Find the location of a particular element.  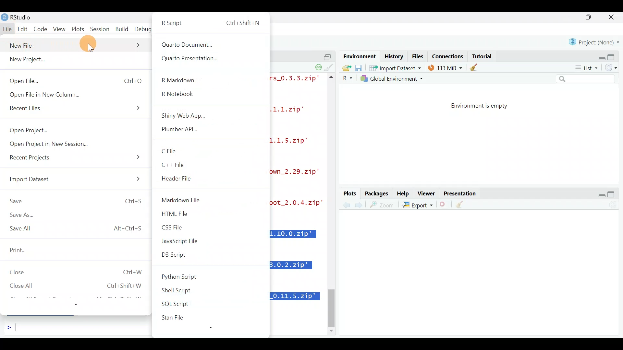

Save As... is located at coordinates (30, 216).